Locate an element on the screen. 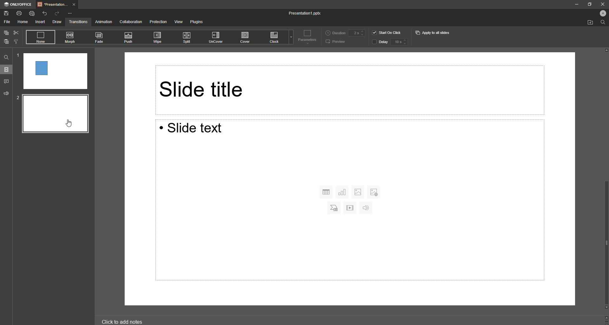 This screenshot has height=325, width=609. More Options is located at coordinates (70, 14).